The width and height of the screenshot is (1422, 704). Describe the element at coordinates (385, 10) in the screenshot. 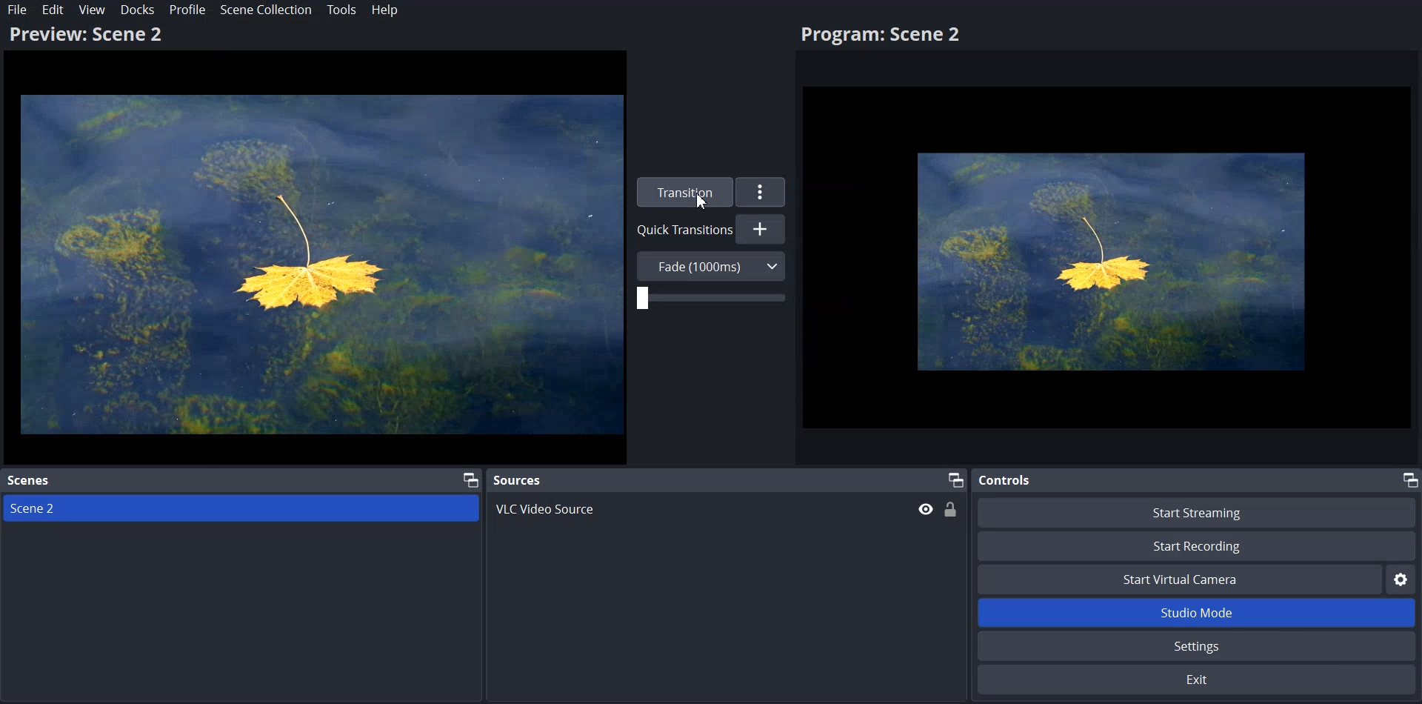

I see `Help` at that location.